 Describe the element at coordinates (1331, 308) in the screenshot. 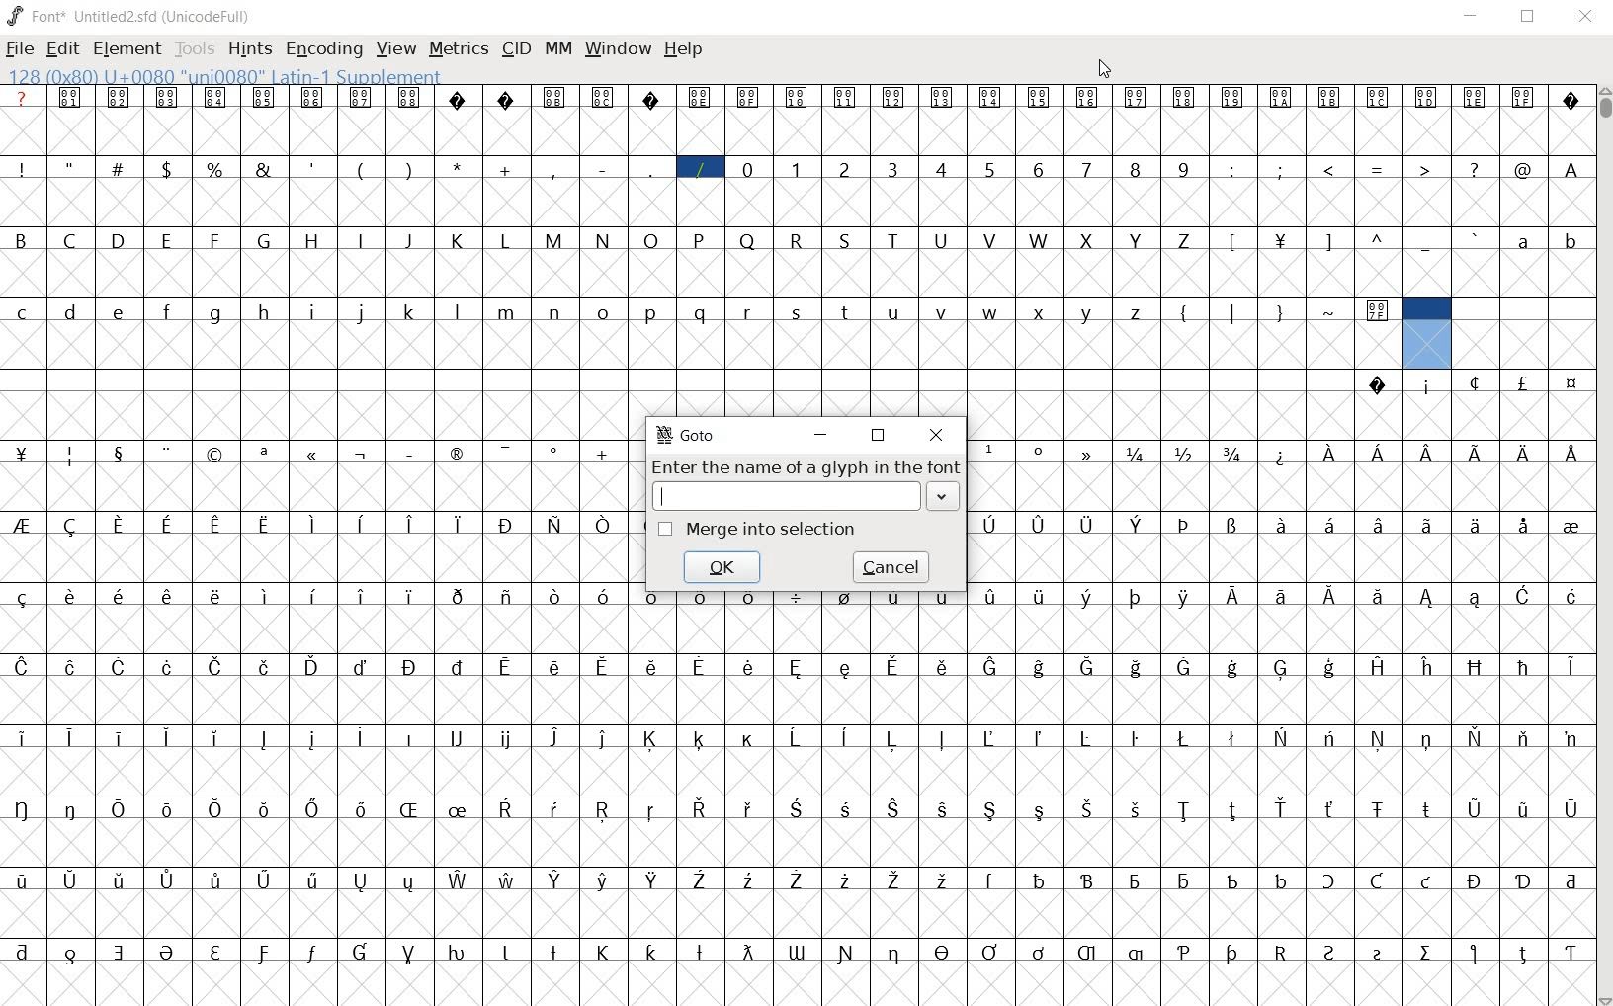

I see `~` at that location.